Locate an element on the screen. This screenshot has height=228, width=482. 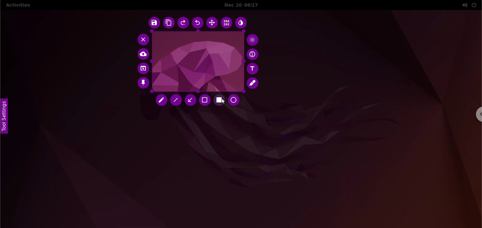
chrome options is located at coordinates (478, 114).